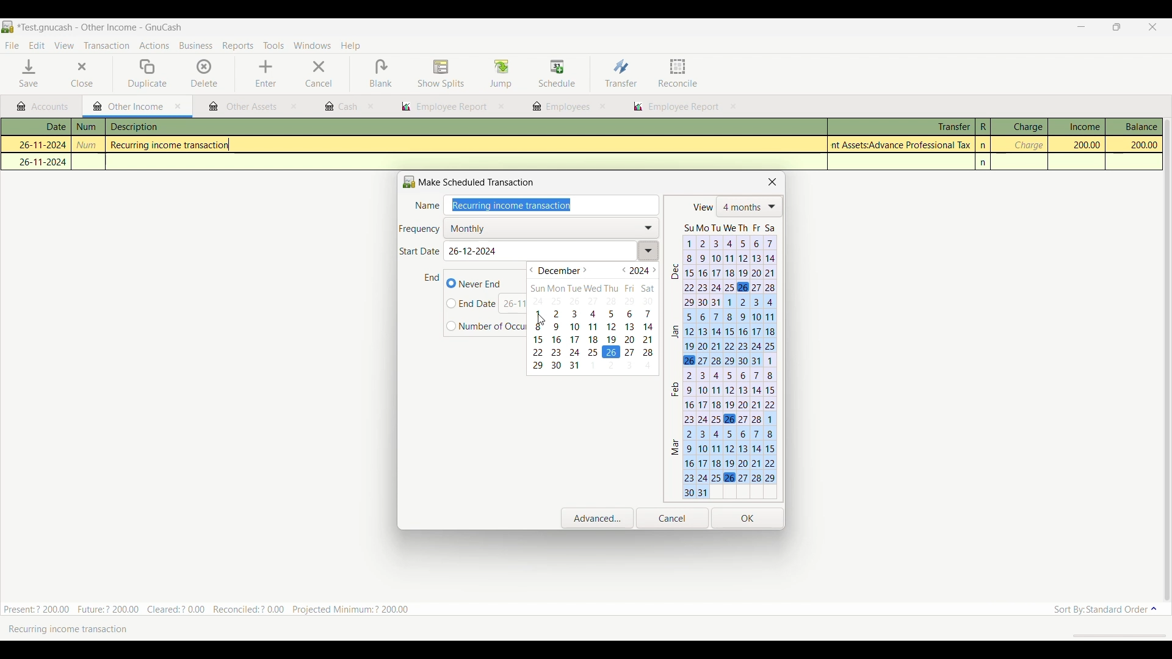 The width and height of the screenshot is (1172, 659). What do you see at coordinates (88, 127) in the screenshot?
I see `num` at bounding box center [88, 127].